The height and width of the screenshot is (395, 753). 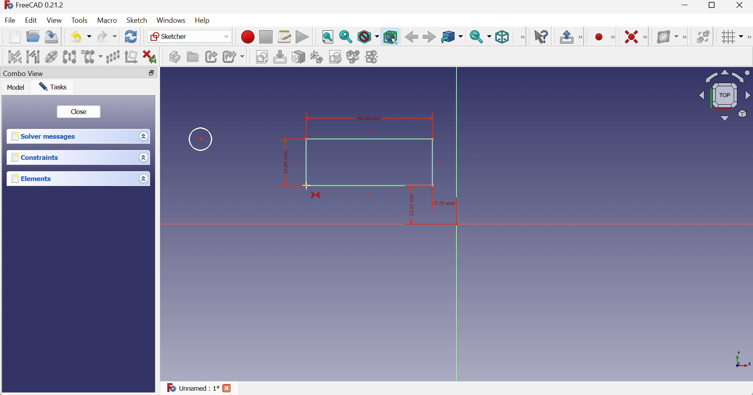 What do you see at coordinates (14, 56) in the screenshot?
I see `Select associated constraints` at bounding box center [14, 56].